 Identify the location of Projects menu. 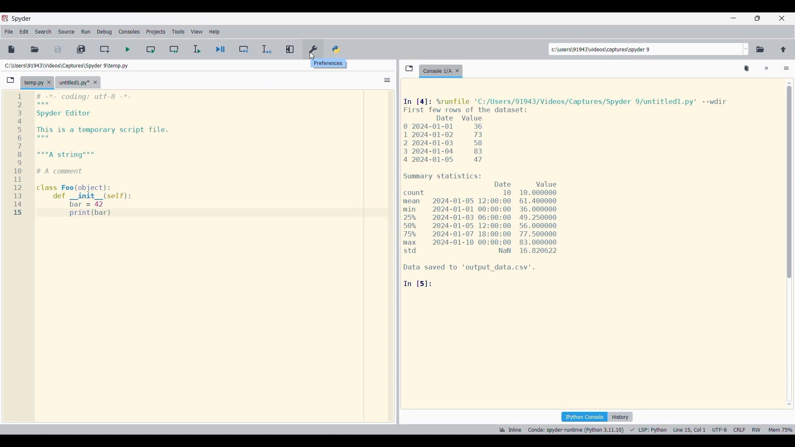
(156, 32).